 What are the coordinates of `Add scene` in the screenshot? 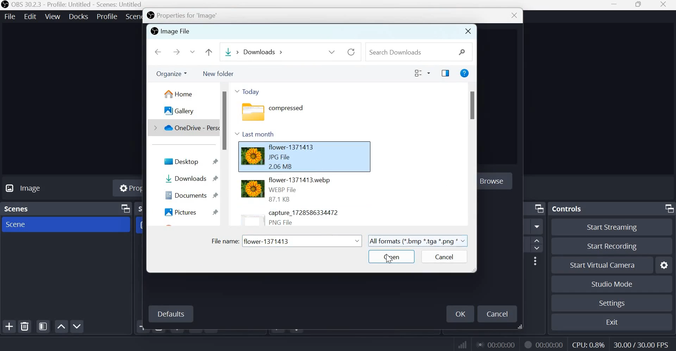 It's located at (11, 326).